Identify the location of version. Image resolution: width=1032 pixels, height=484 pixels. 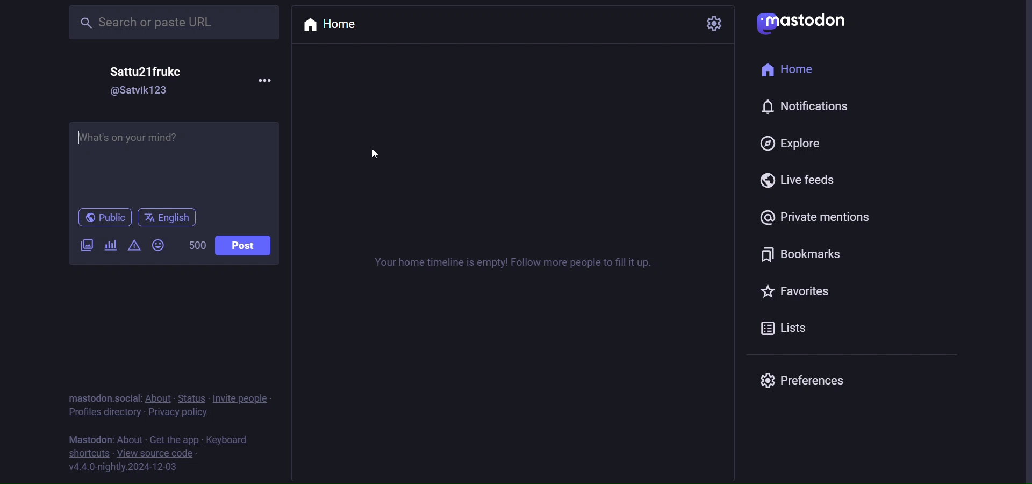
(125, 468).